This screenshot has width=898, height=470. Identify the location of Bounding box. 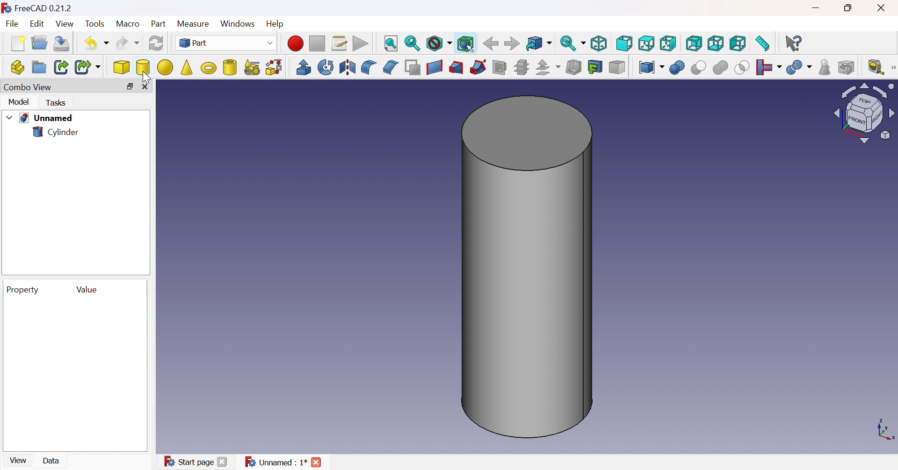
(466, 44).